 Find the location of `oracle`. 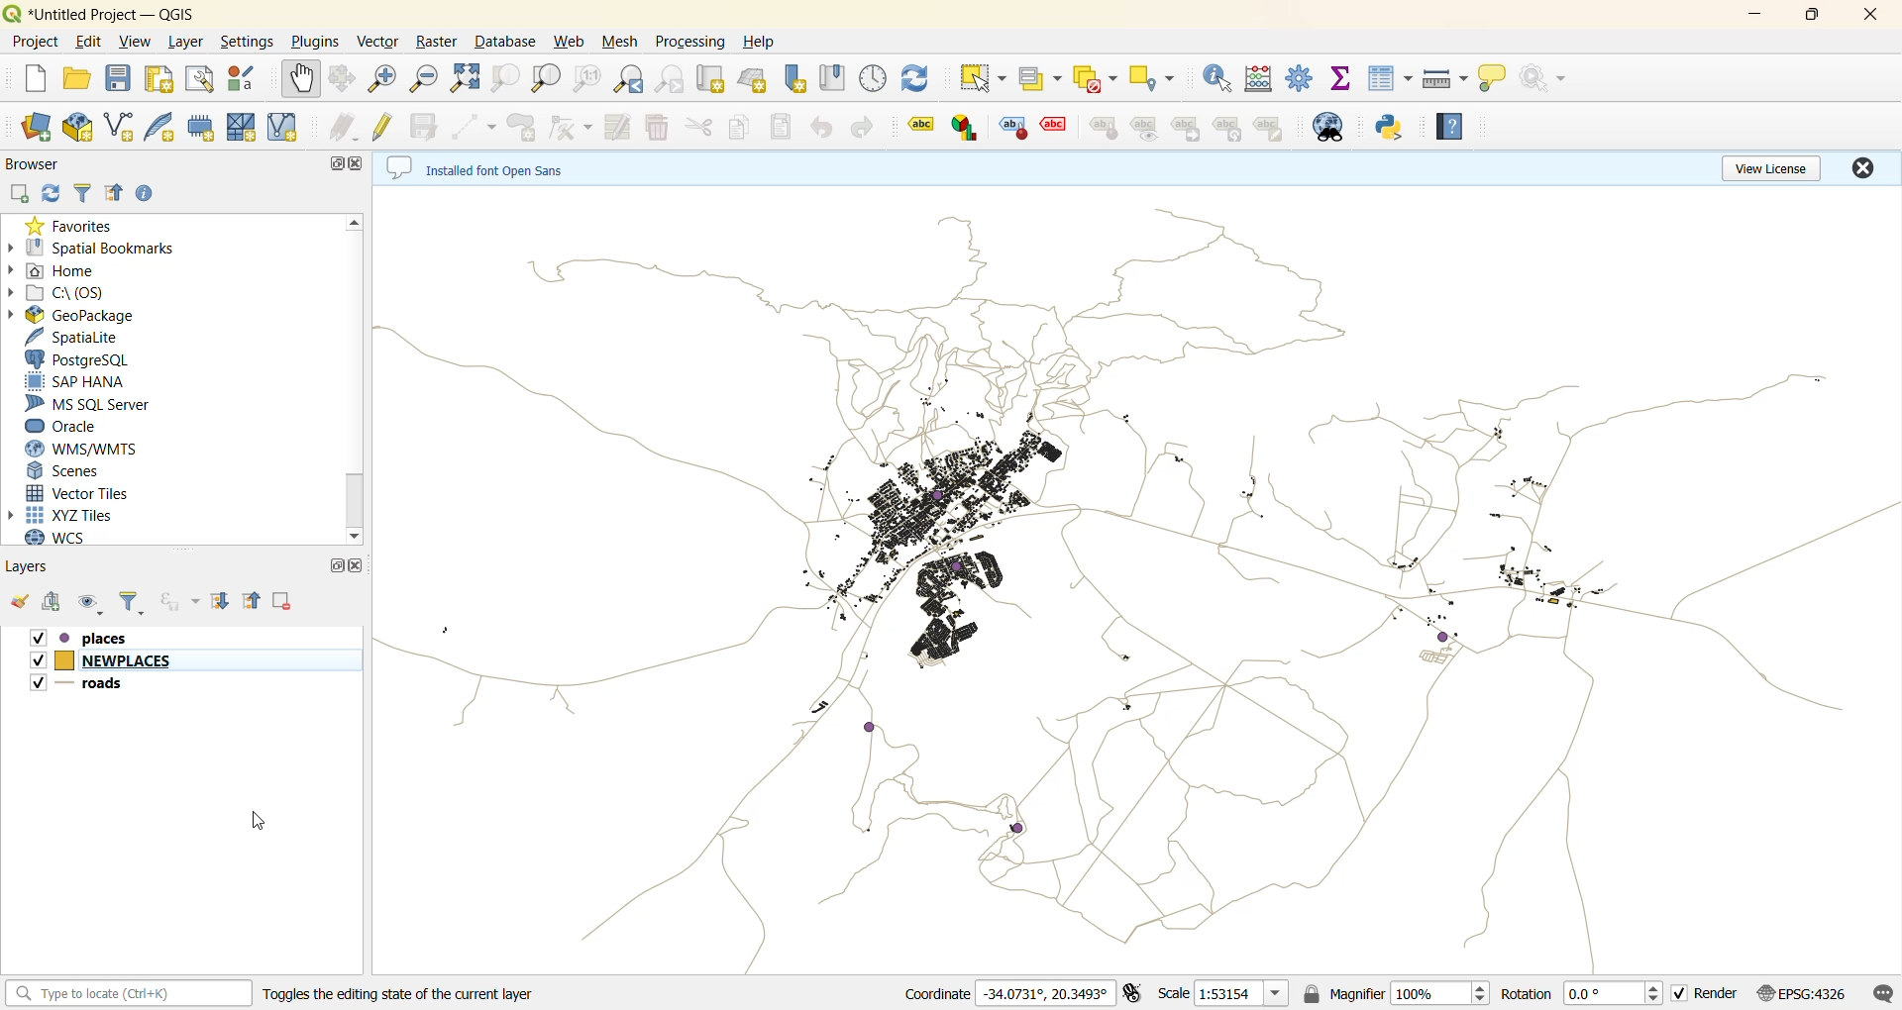

oracle is located at coordinates (72, 426).